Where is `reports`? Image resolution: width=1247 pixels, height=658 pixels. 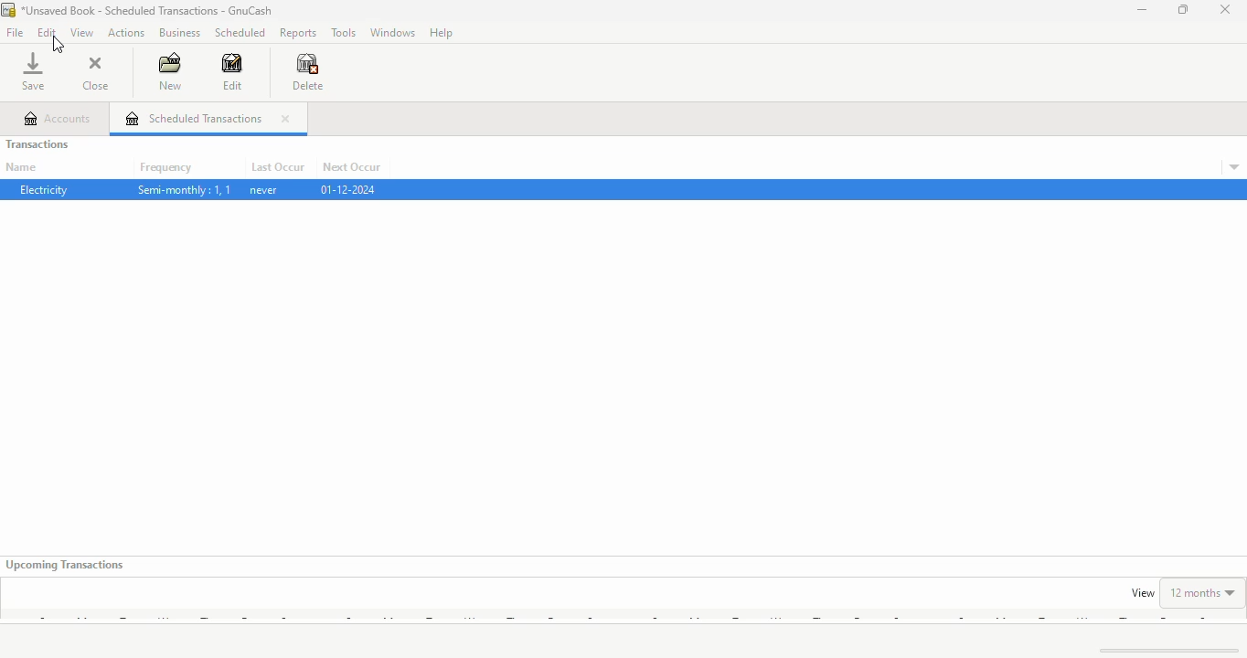 reports is located at coordinates (298, 34).